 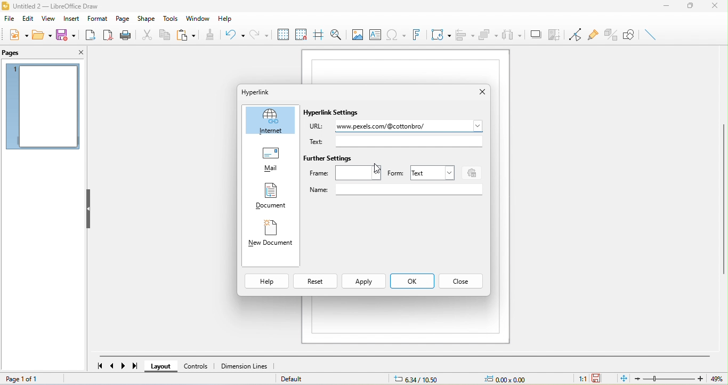 I want to click on last page, so click(x=136, y=367).